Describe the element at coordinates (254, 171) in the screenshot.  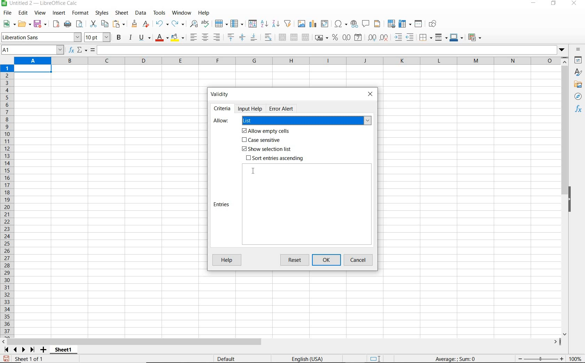
I see `cursor` at that location.